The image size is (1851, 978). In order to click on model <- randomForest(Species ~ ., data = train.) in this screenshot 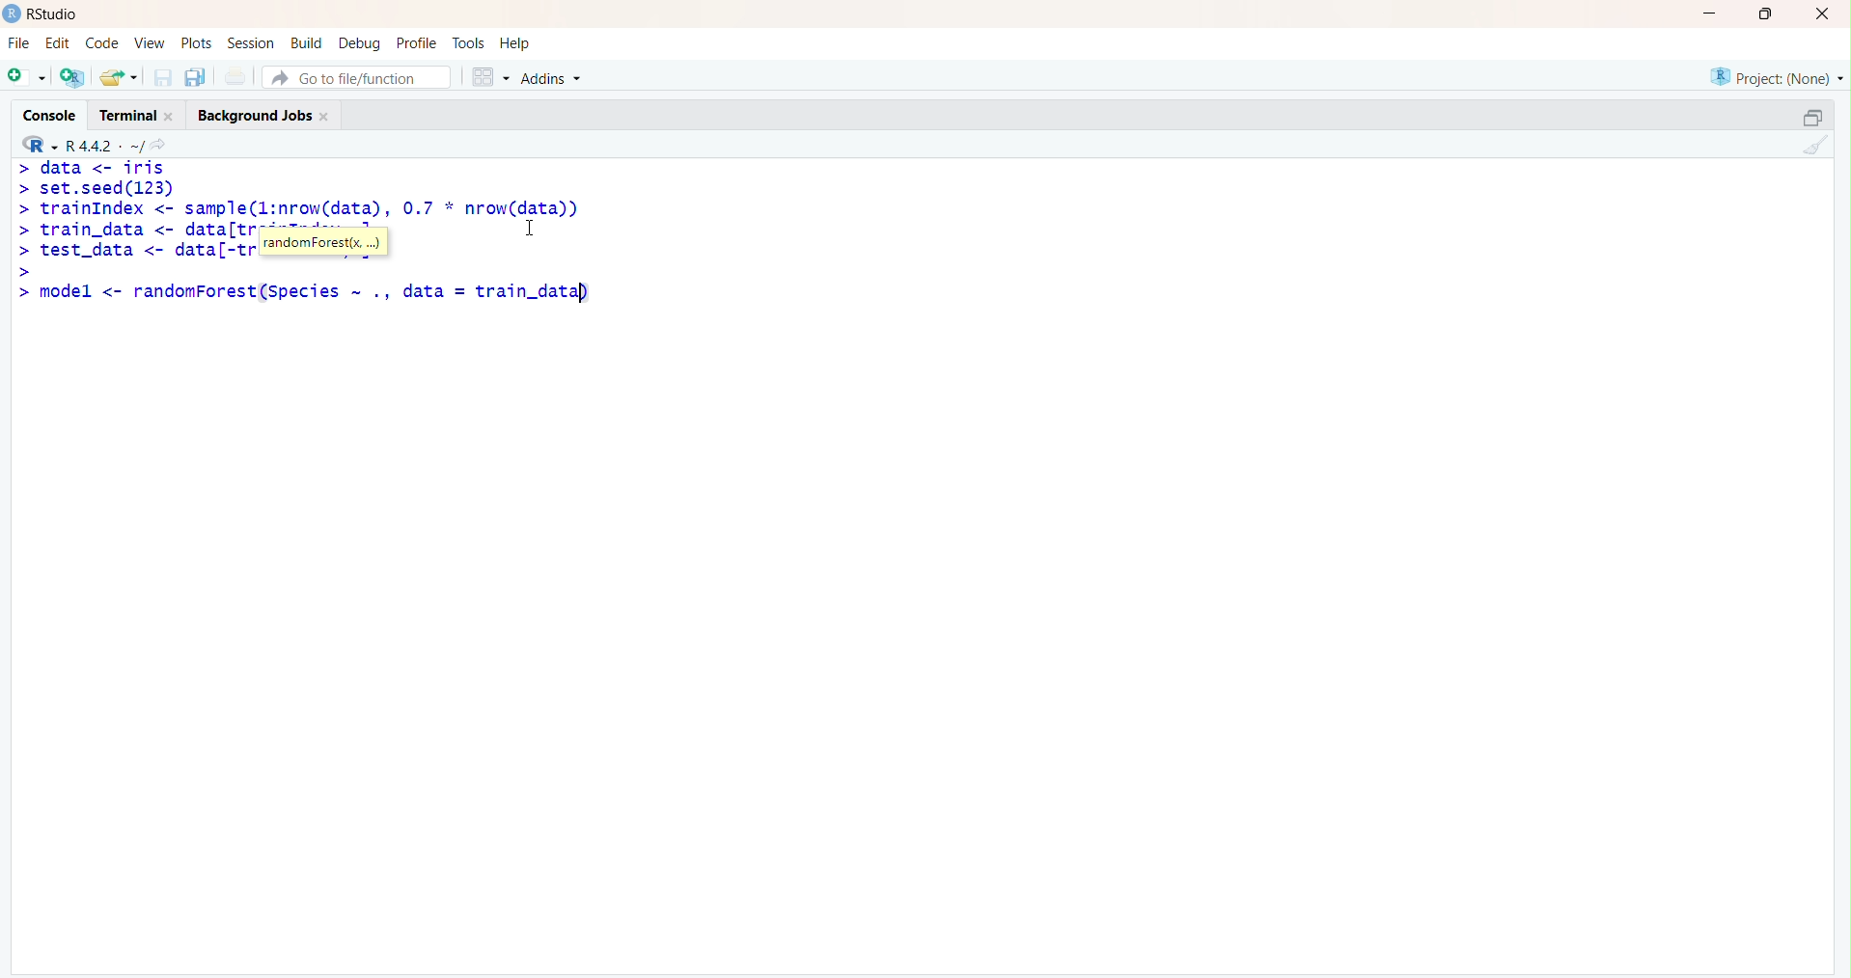, I will do `click(326, 291)`.